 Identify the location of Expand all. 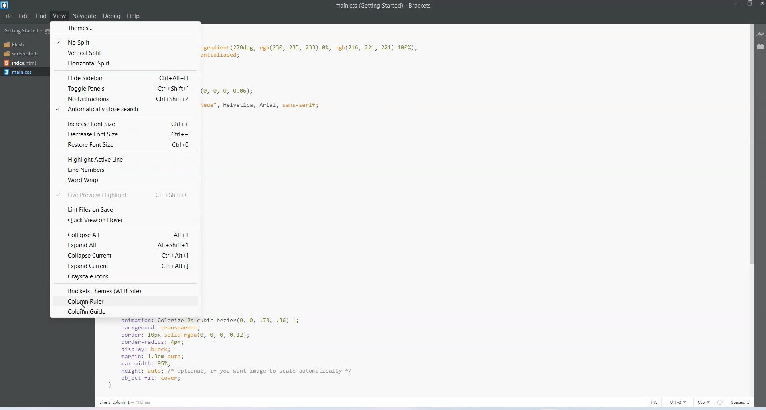
(125, 245).